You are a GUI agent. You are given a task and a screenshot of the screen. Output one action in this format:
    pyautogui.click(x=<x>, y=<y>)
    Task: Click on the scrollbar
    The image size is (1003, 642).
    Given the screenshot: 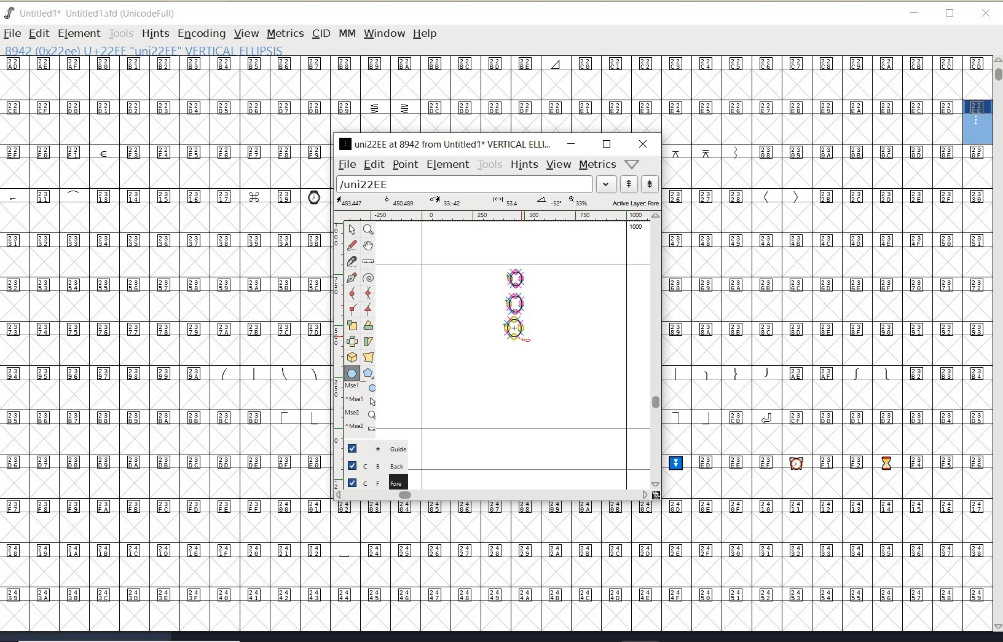 What is the action you would take?
    pyautogui.click(x=655, y=350)
    